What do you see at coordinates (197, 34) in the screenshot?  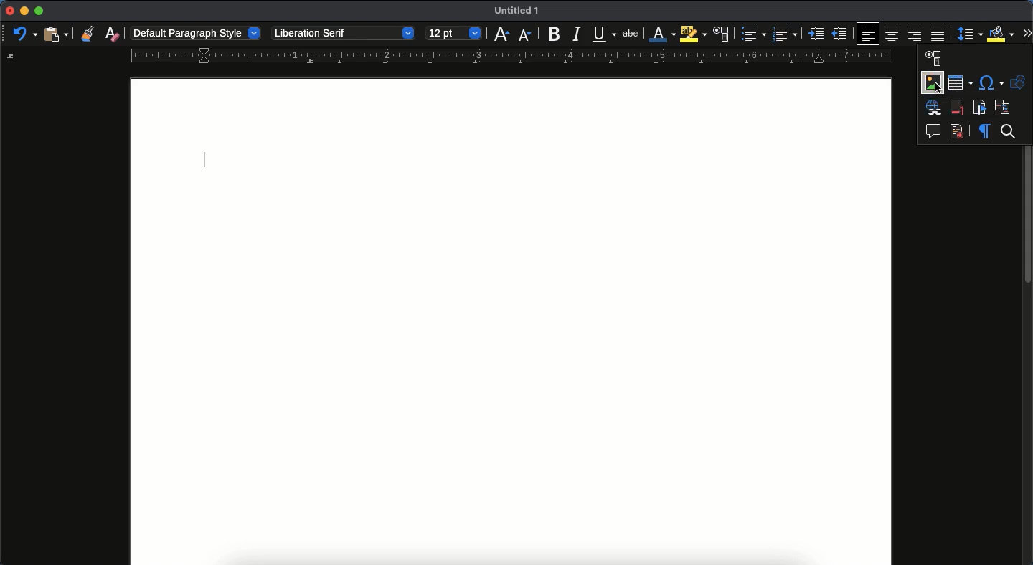 I see `default paragraph style` at bounding box center [197, 34].